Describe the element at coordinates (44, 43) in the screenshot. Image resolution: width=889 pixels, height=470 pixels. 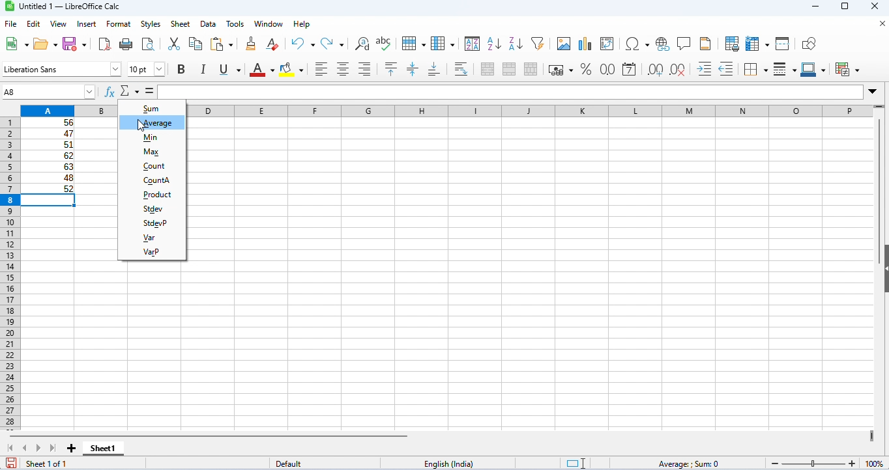
I see `open` at that location.